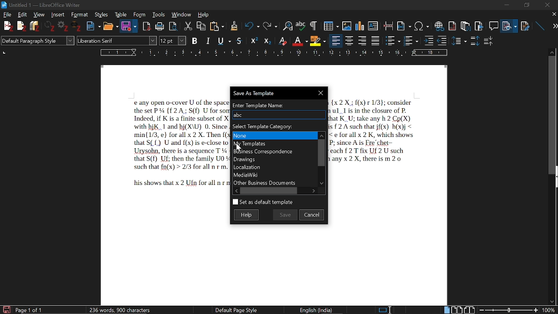  Describe the element at coordinates (312, 214) in the screenshot. I see `Cancel` at that location.